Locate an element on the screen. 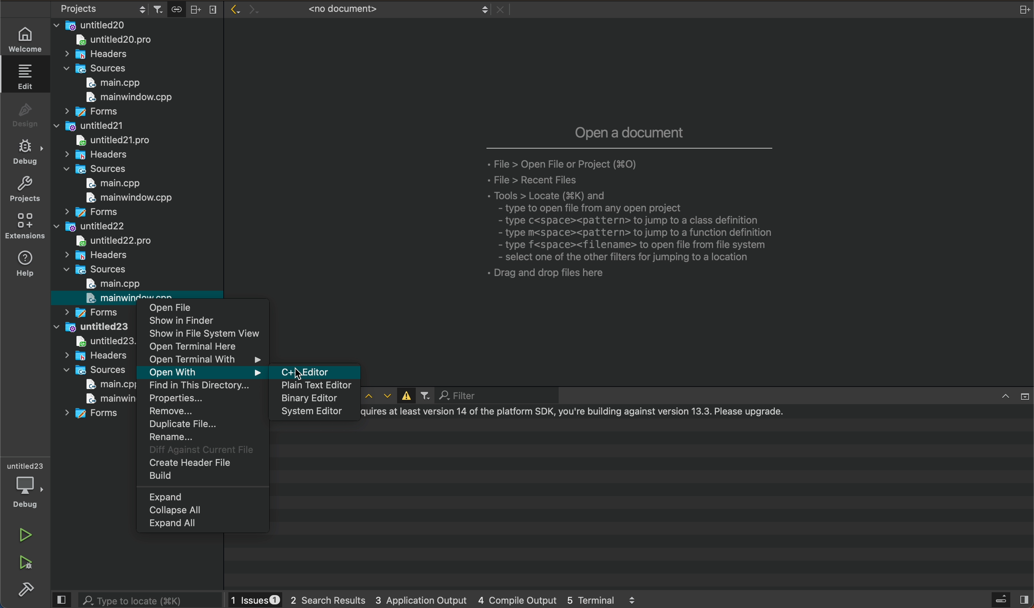 This screenshot has height=608, width=1034. open with is located at coordinates (204, 359).